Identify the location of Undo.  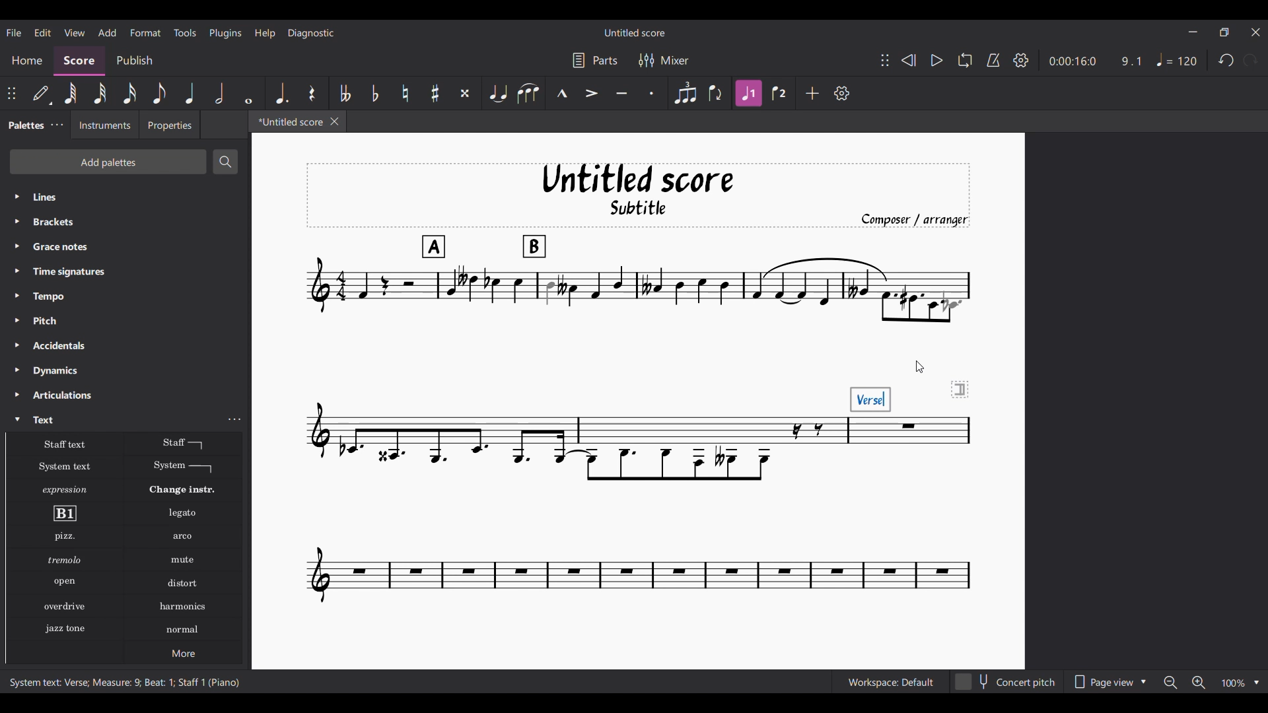
(1227, 59).